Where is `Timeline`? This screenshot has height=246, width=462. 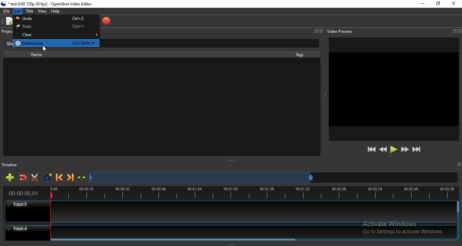
Timeline is located at coordinates (231, 194).